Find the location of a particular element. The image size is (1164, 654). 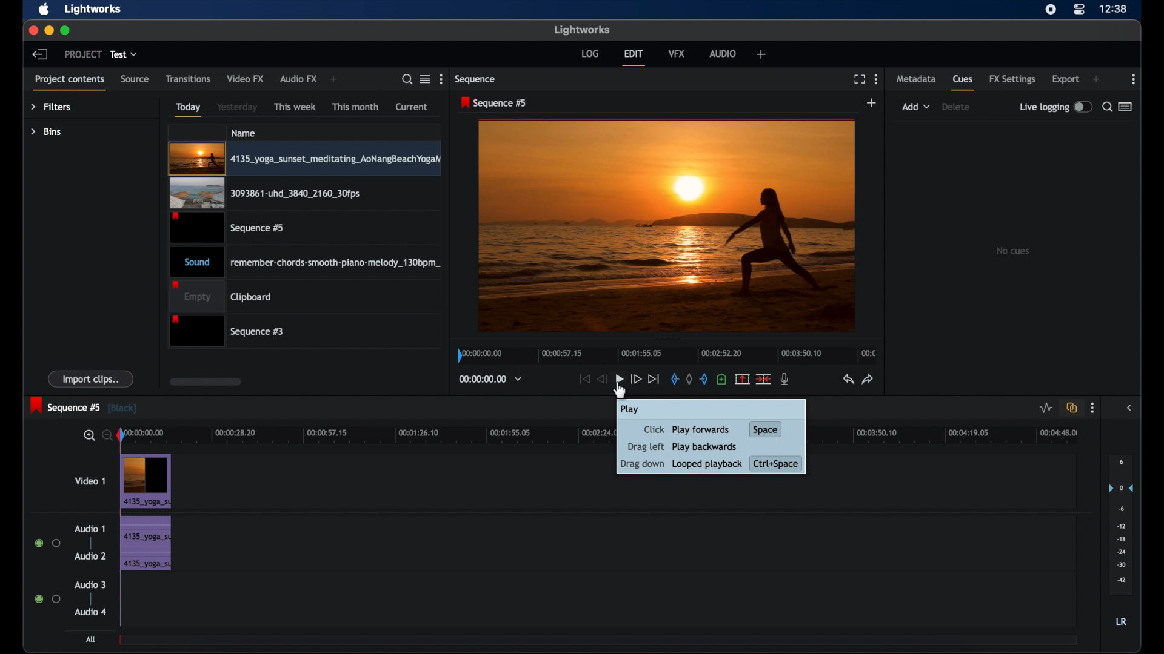

 is located at coordinates (742, 378).